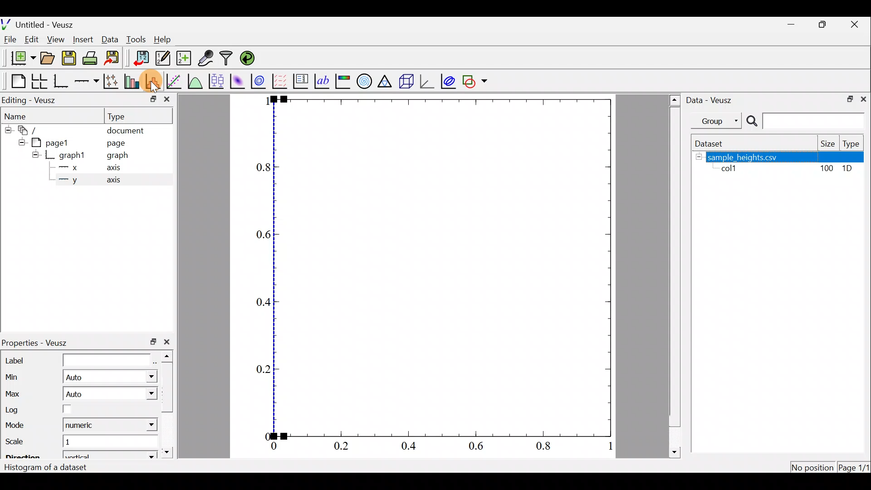 The width and height of the screenshot is (871, 490). Describe the element at coordinates (428, 81) in the screenshot. I see `3d graph` at that location.